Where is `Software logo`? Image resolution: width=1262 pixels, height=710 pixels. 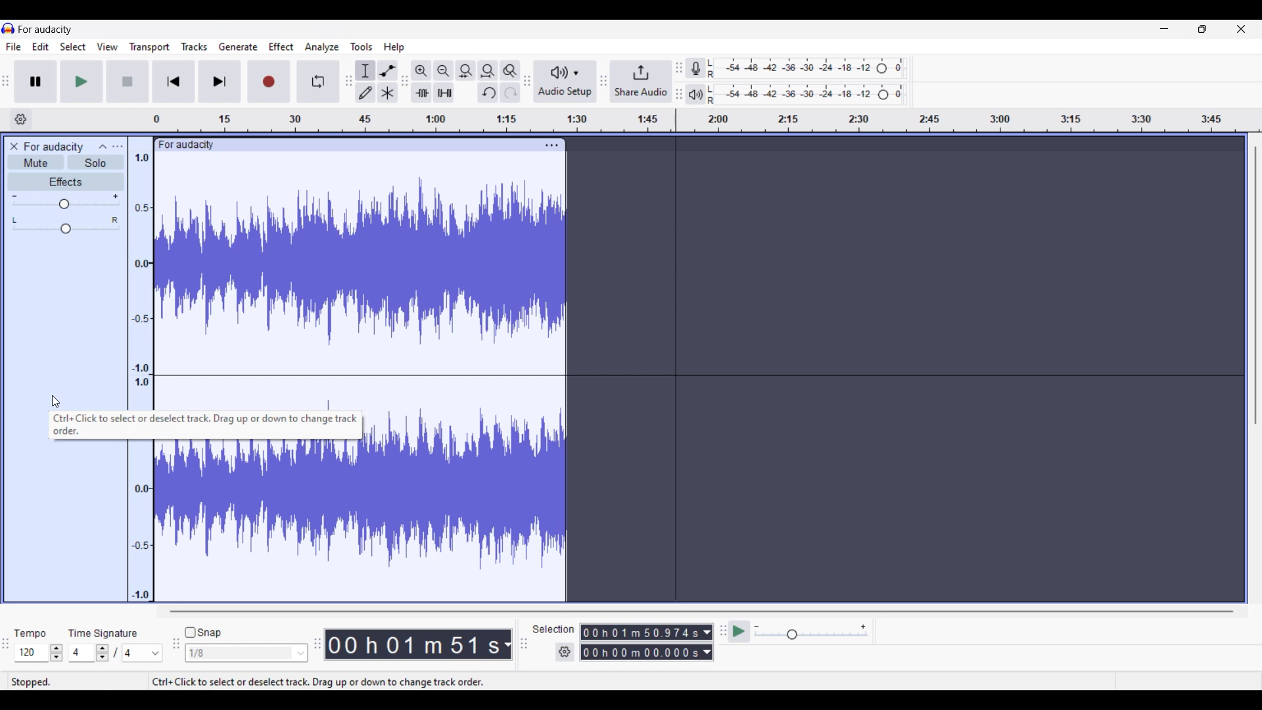
Software logo is located at coordinates (9, 28).